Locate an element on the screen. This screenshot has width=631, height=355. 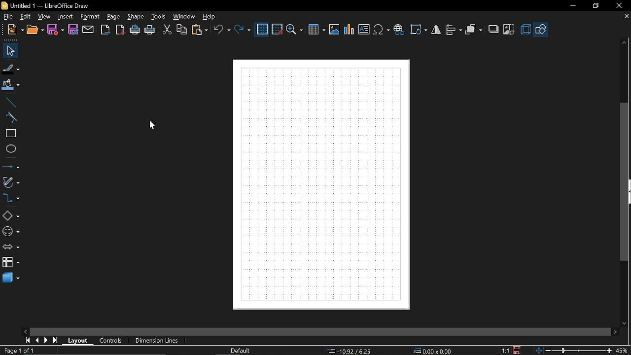
crop is located at coordinates (508, 29).